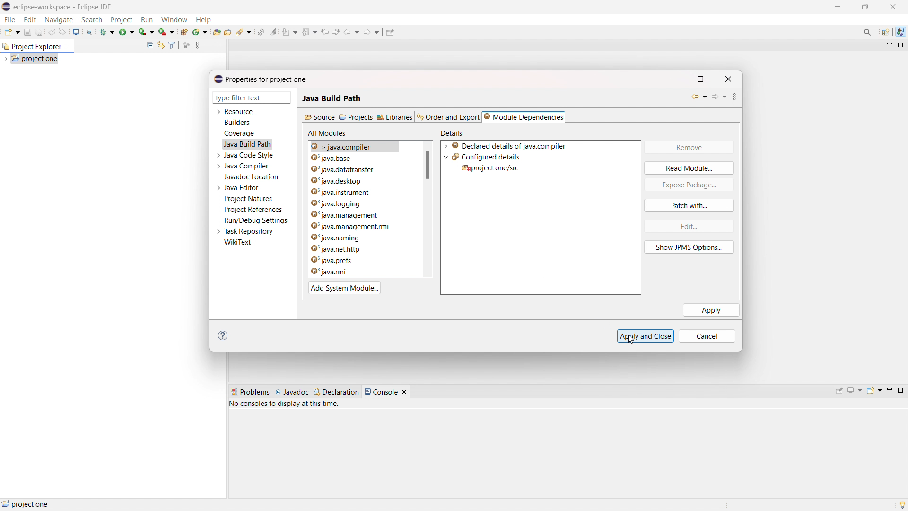  What do you see at coordinates (332, 95) in the screenshot?
I see `Java build path` at bounding box center [332, 95].